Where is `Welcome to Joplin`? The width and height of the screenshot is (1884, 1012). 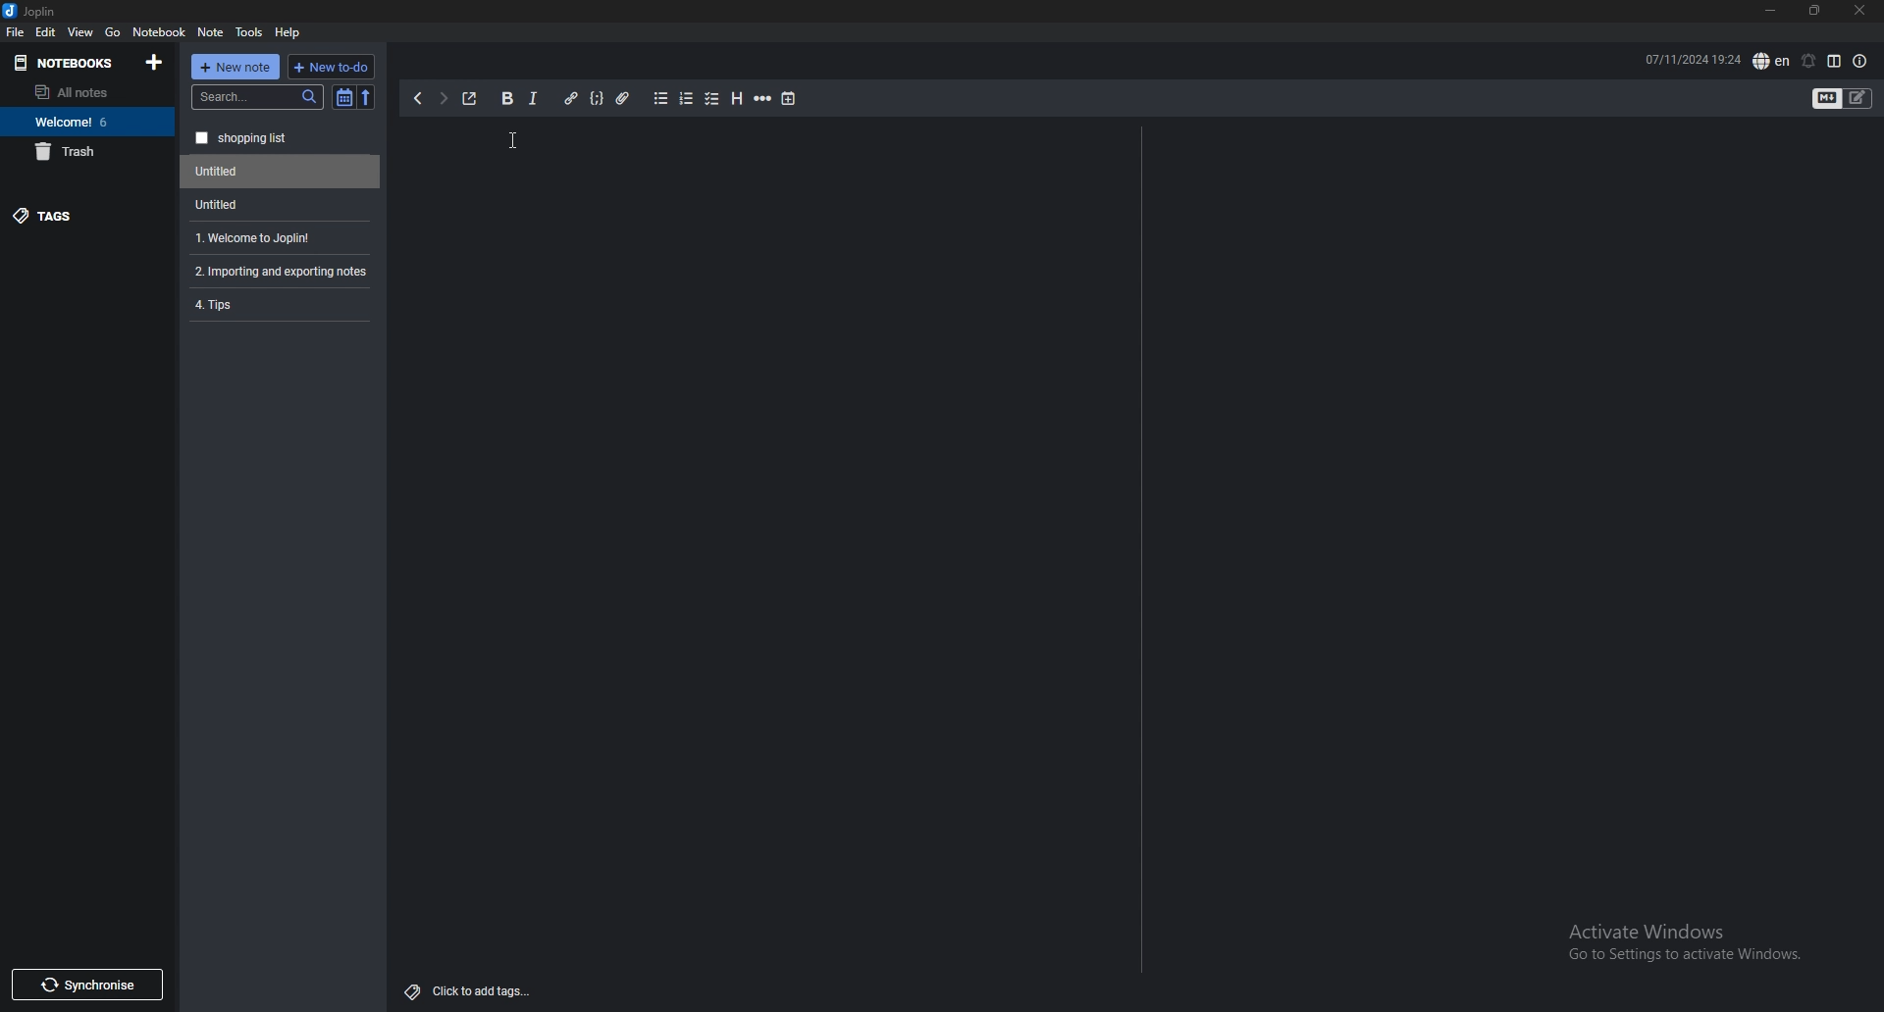
Welcome to Joplin is located at coordinates (277, 237).